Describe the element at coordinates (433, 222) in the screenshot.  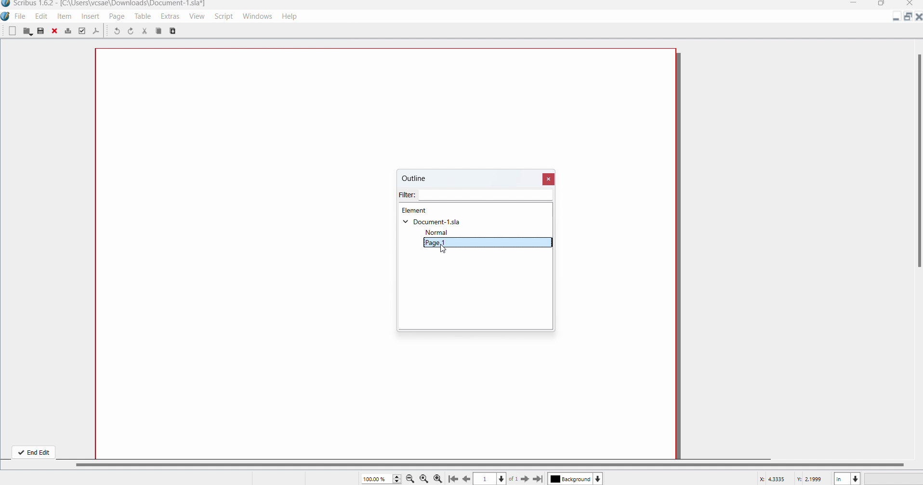
I see `Document` at that location.